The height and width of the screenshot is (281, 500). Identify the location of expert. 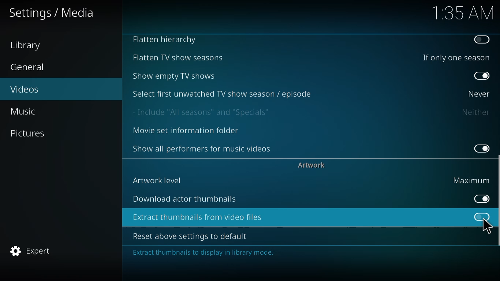
(31, 249).